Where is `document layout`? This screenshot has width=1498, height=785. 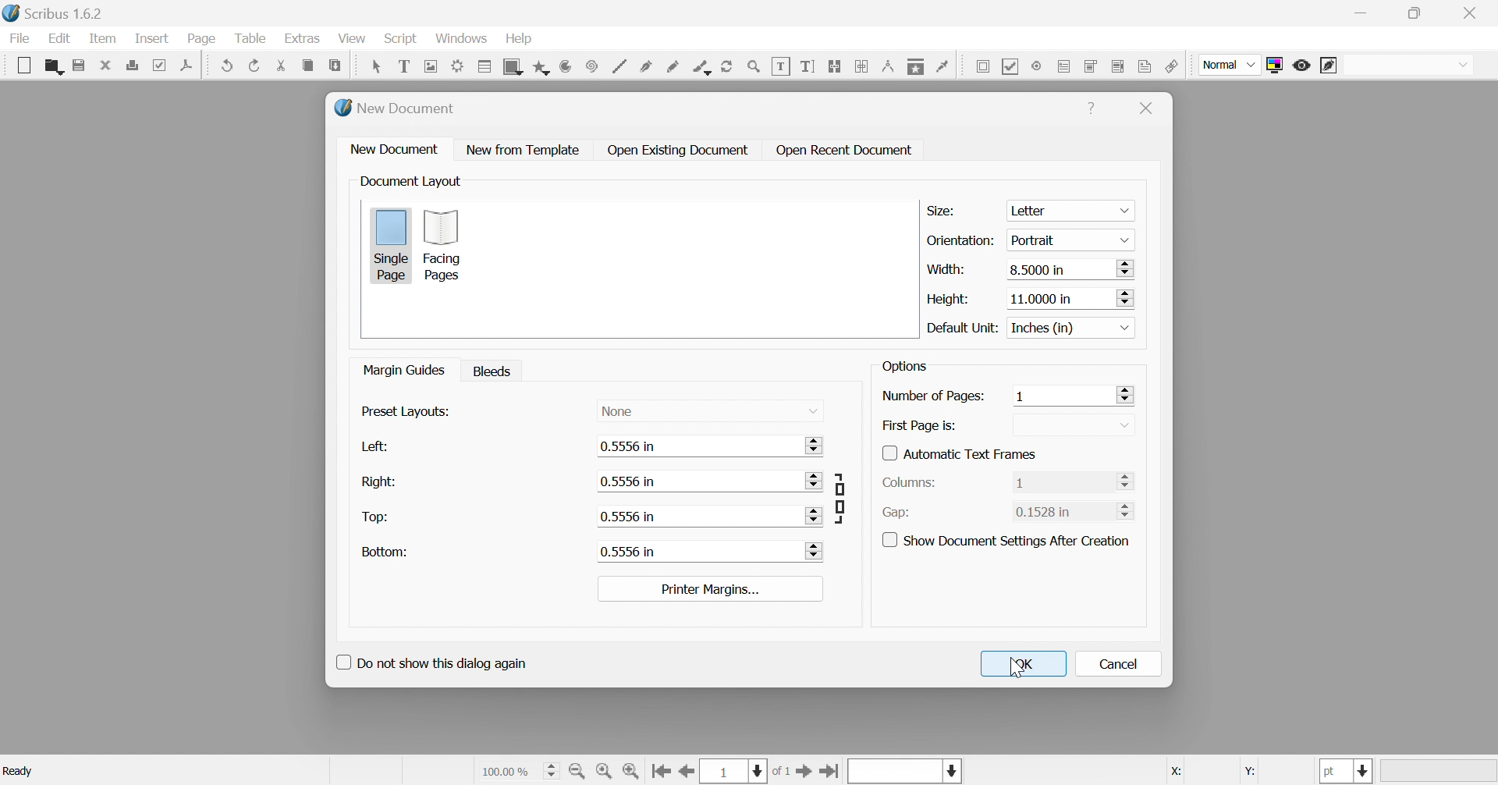 document layout is located at coordinates (413, 183).